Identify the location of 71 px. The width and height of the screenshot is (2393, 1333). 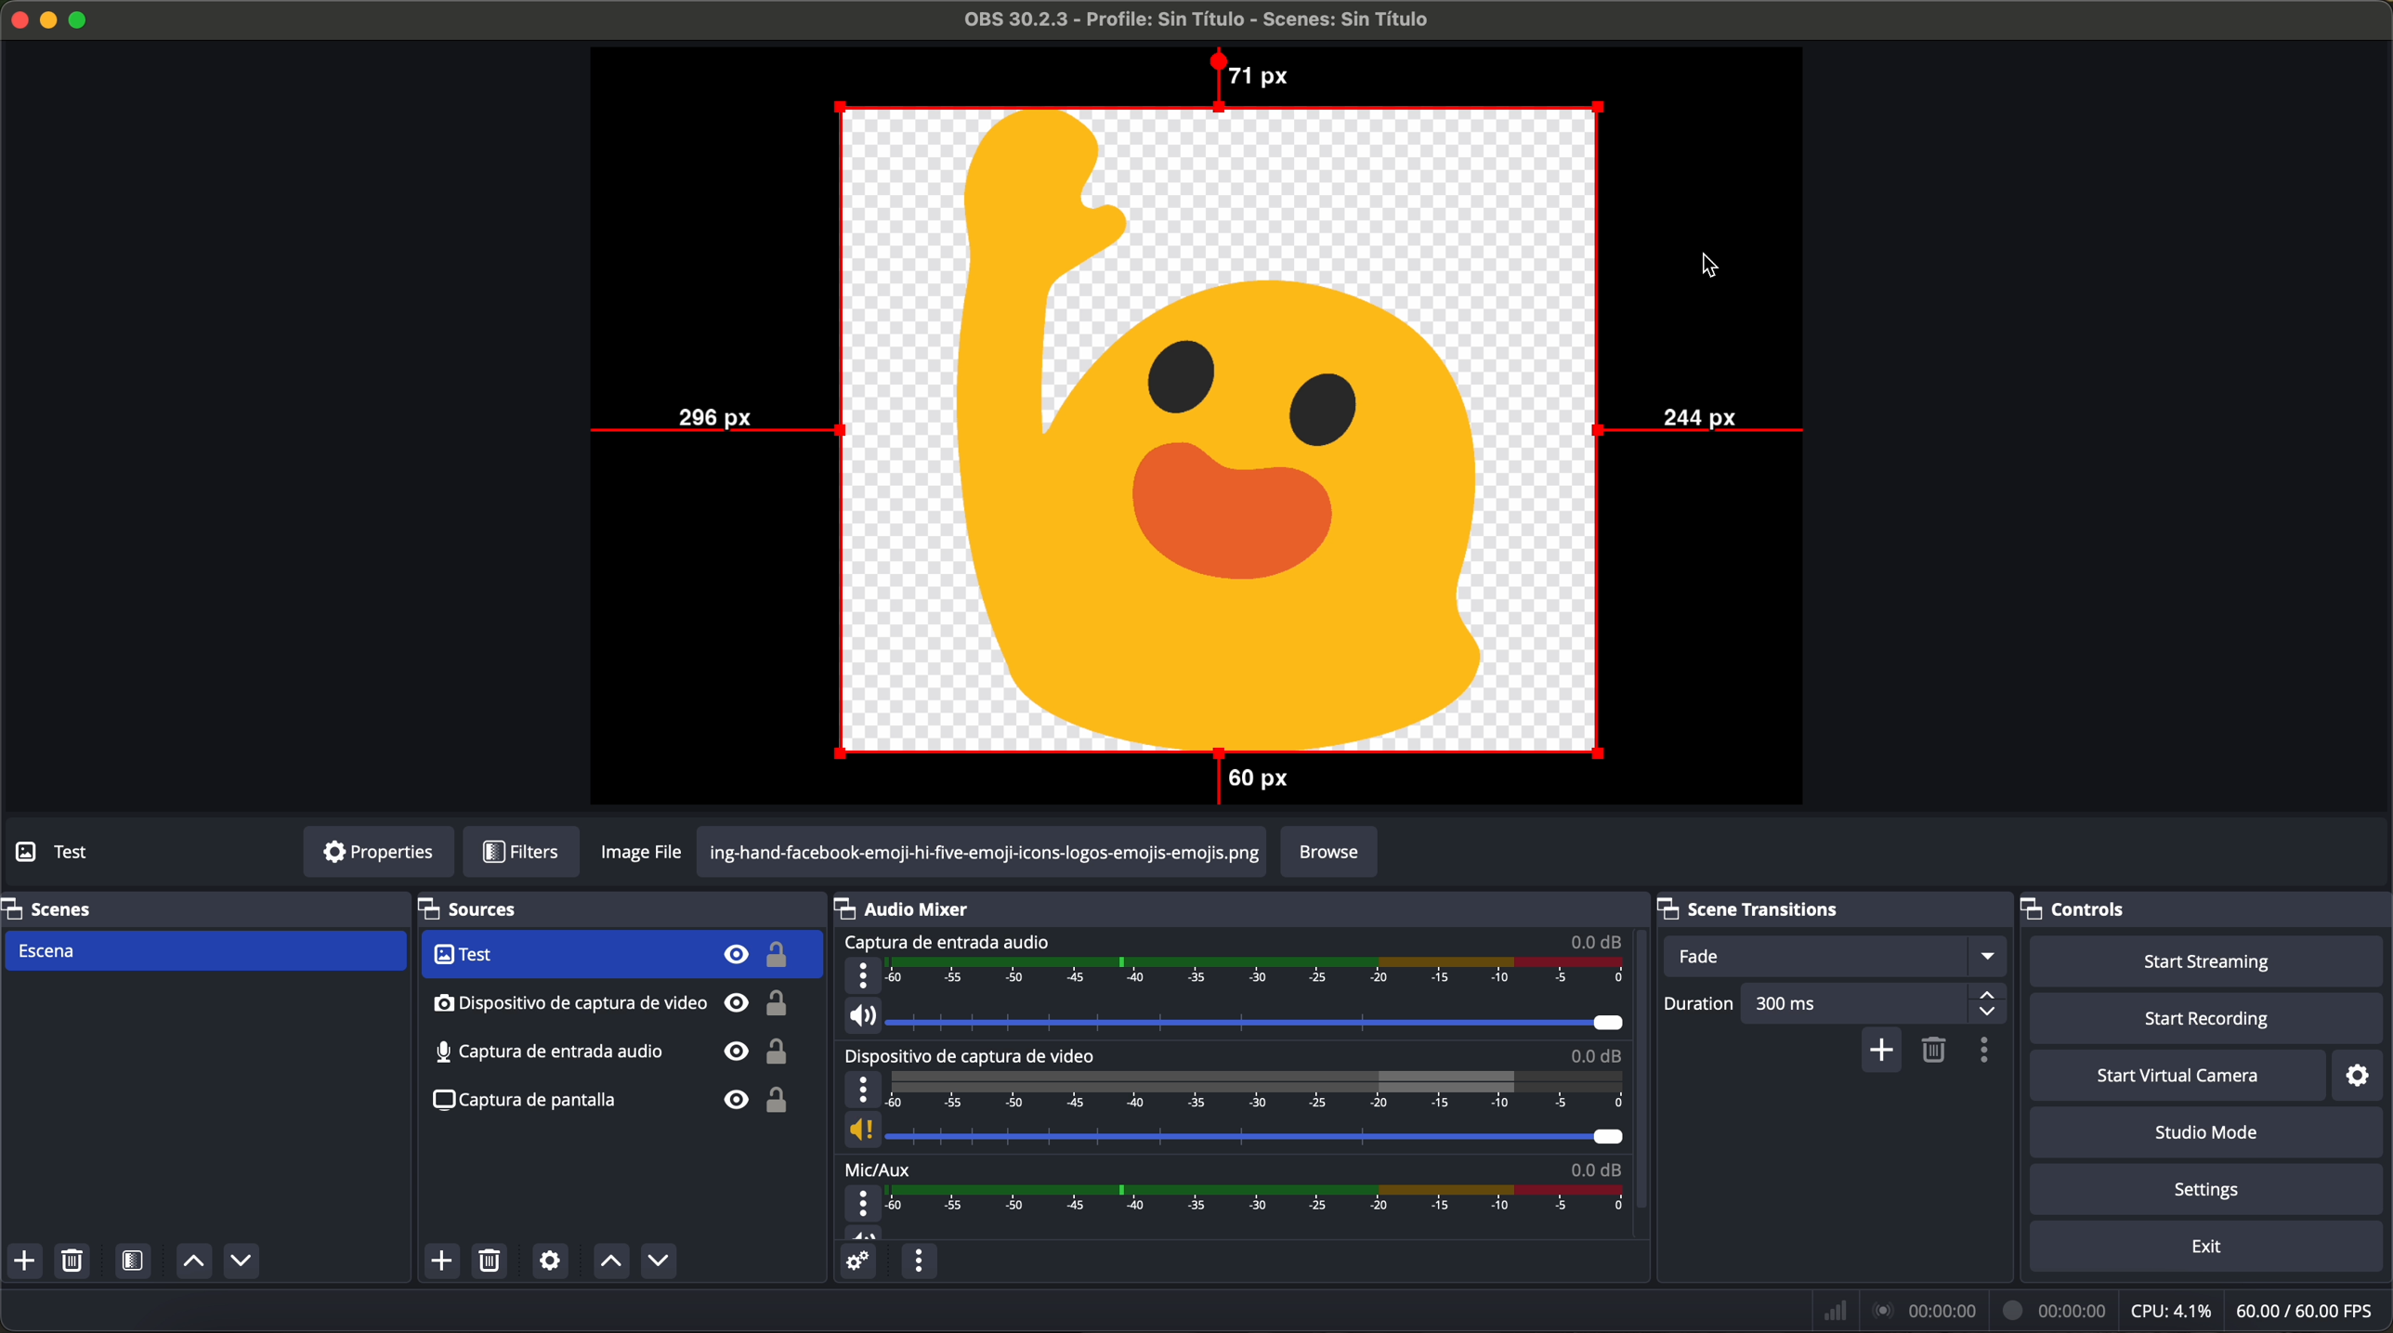
(1248, 75).